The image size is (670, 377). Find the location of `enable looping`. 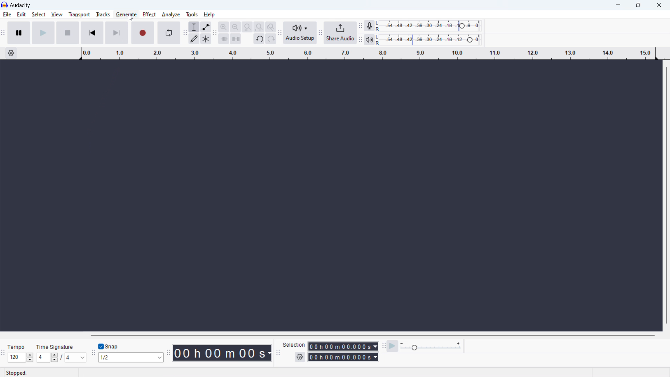

enable looping is located at coordinates (169, 33).